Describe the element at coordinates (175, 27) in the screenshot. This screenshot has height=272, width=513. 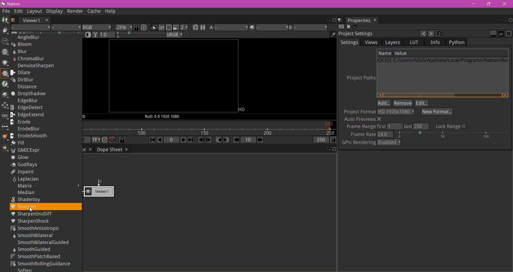
I see `Proxy mode` at that location.